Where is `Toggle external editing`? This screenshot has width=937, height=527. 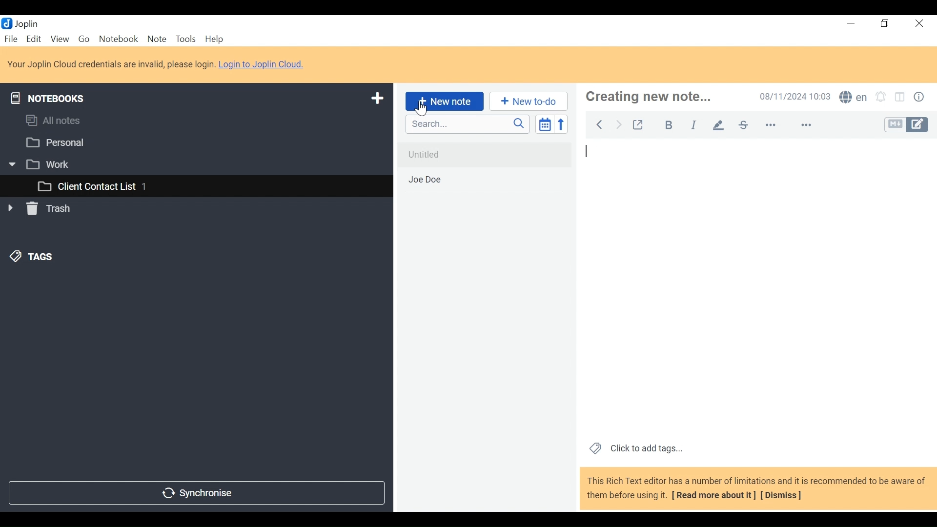 Toggle external editing is located at coordinates (640, 125).